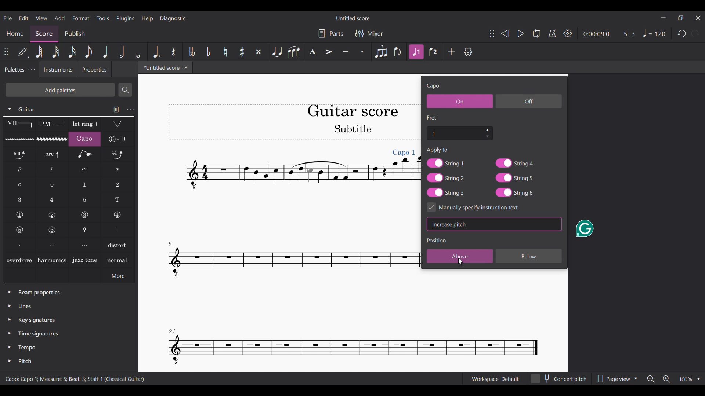 Image resolution: width=705 pixels, height=396 pixels. What do you see at coordinates (521, 34) in the screenshot?
I see `Play` at bounding box center [521, 34].